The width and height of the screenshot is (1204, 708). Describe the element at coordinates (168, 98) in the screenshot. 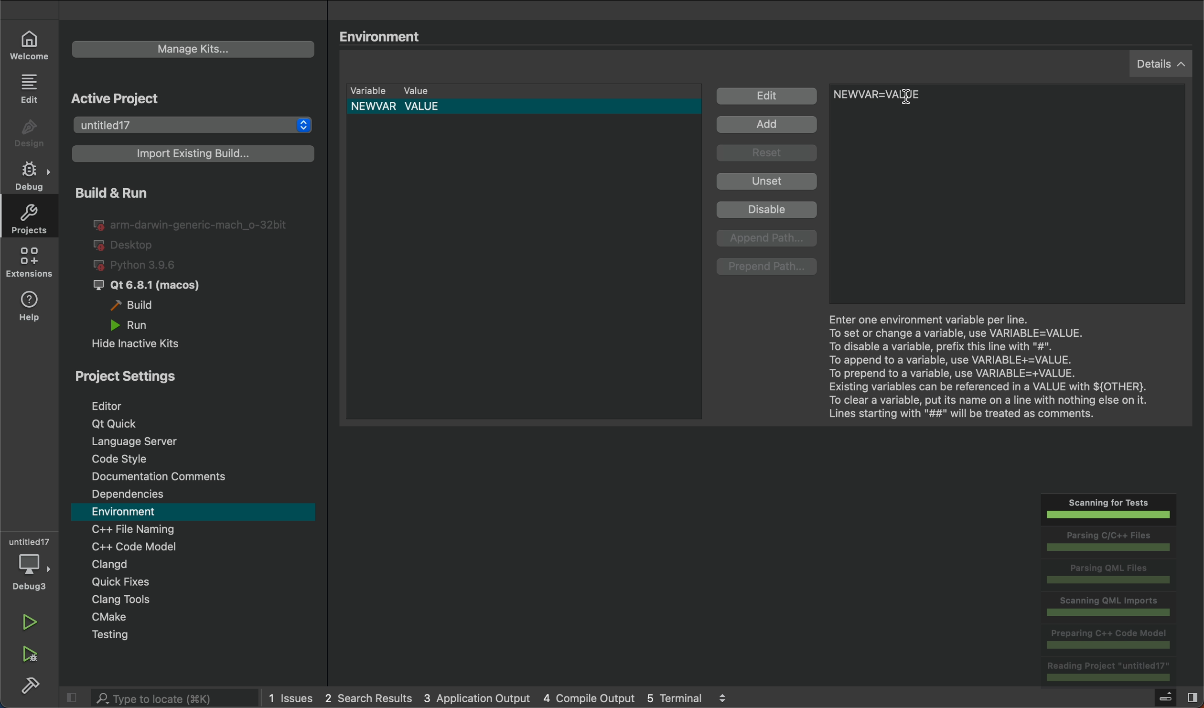

I see `Active Project` at that location.